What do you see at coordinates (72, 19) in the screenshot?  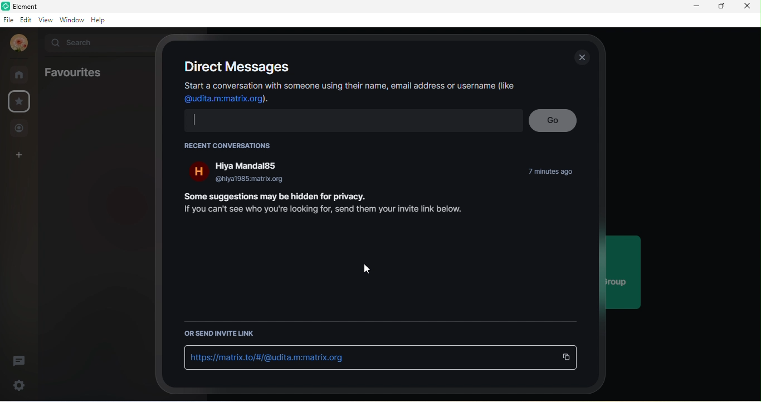 I see `window` at bounding box center [72, 19].